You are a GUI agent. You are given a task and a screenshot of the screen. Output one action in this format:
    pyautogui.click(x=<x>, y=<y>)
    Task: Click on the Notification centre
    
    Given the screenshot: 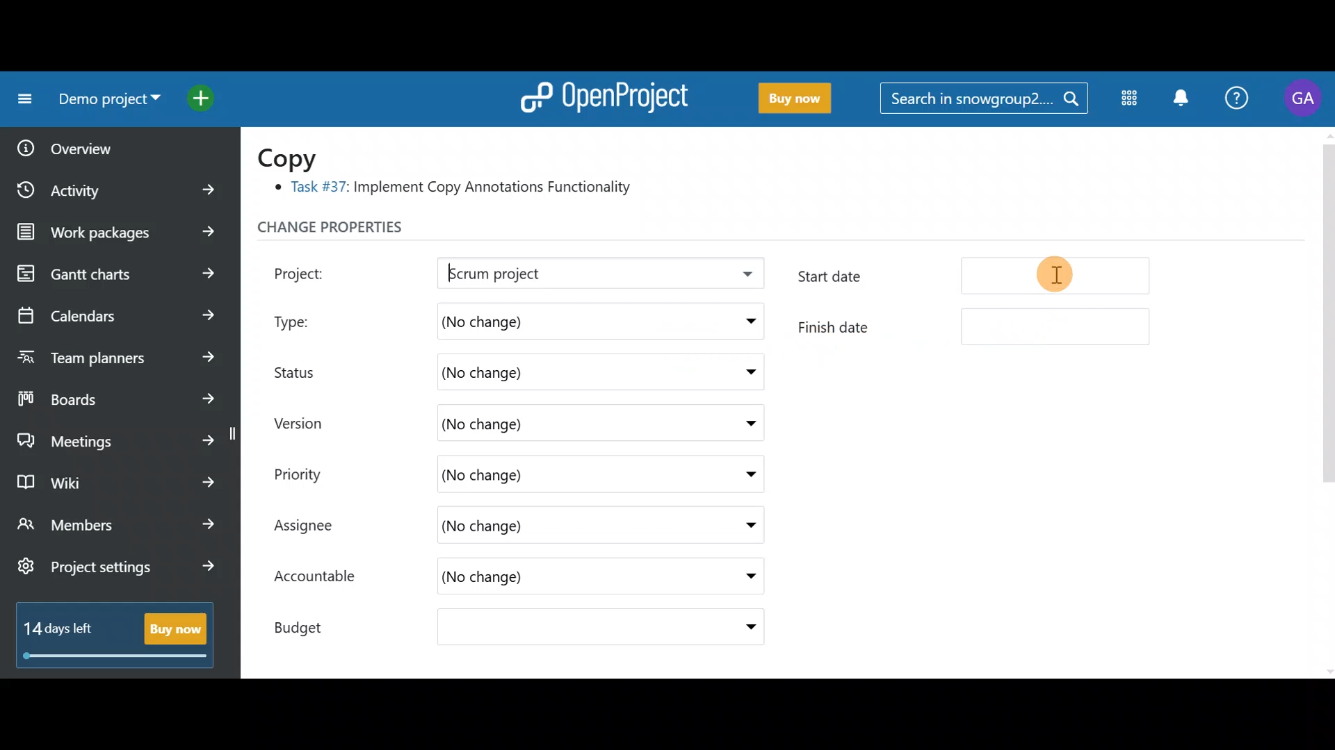 What is the action you would take?
    pyautogui.click(x=1180, y=99)
    